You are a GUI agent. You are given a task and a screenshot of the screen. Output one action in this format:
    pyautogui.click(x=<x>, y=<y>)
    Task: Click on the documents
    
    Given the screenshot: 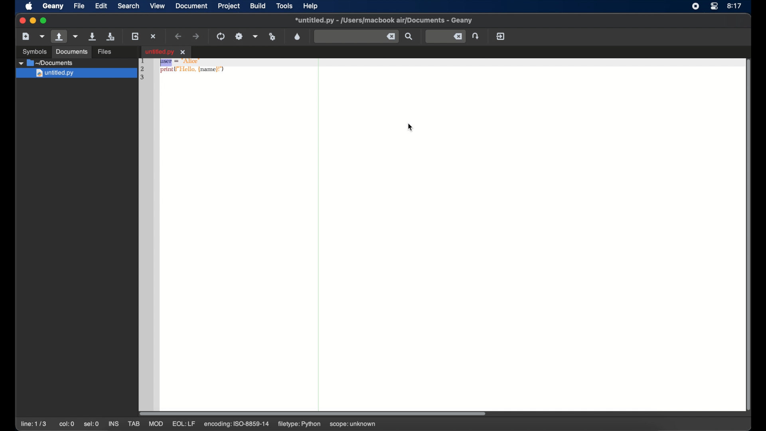 What is the action you would take?
    pyautogui.click(x=72, y=52)
    